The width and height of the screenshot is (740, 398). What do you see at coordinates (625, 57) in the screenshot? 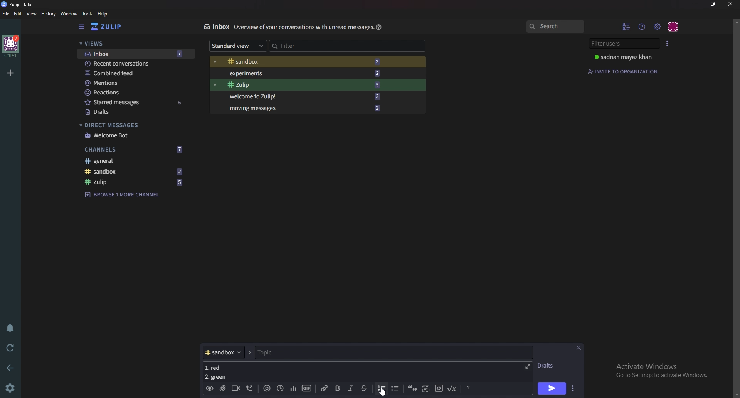
I see `User` at bounding box center [625, 57].